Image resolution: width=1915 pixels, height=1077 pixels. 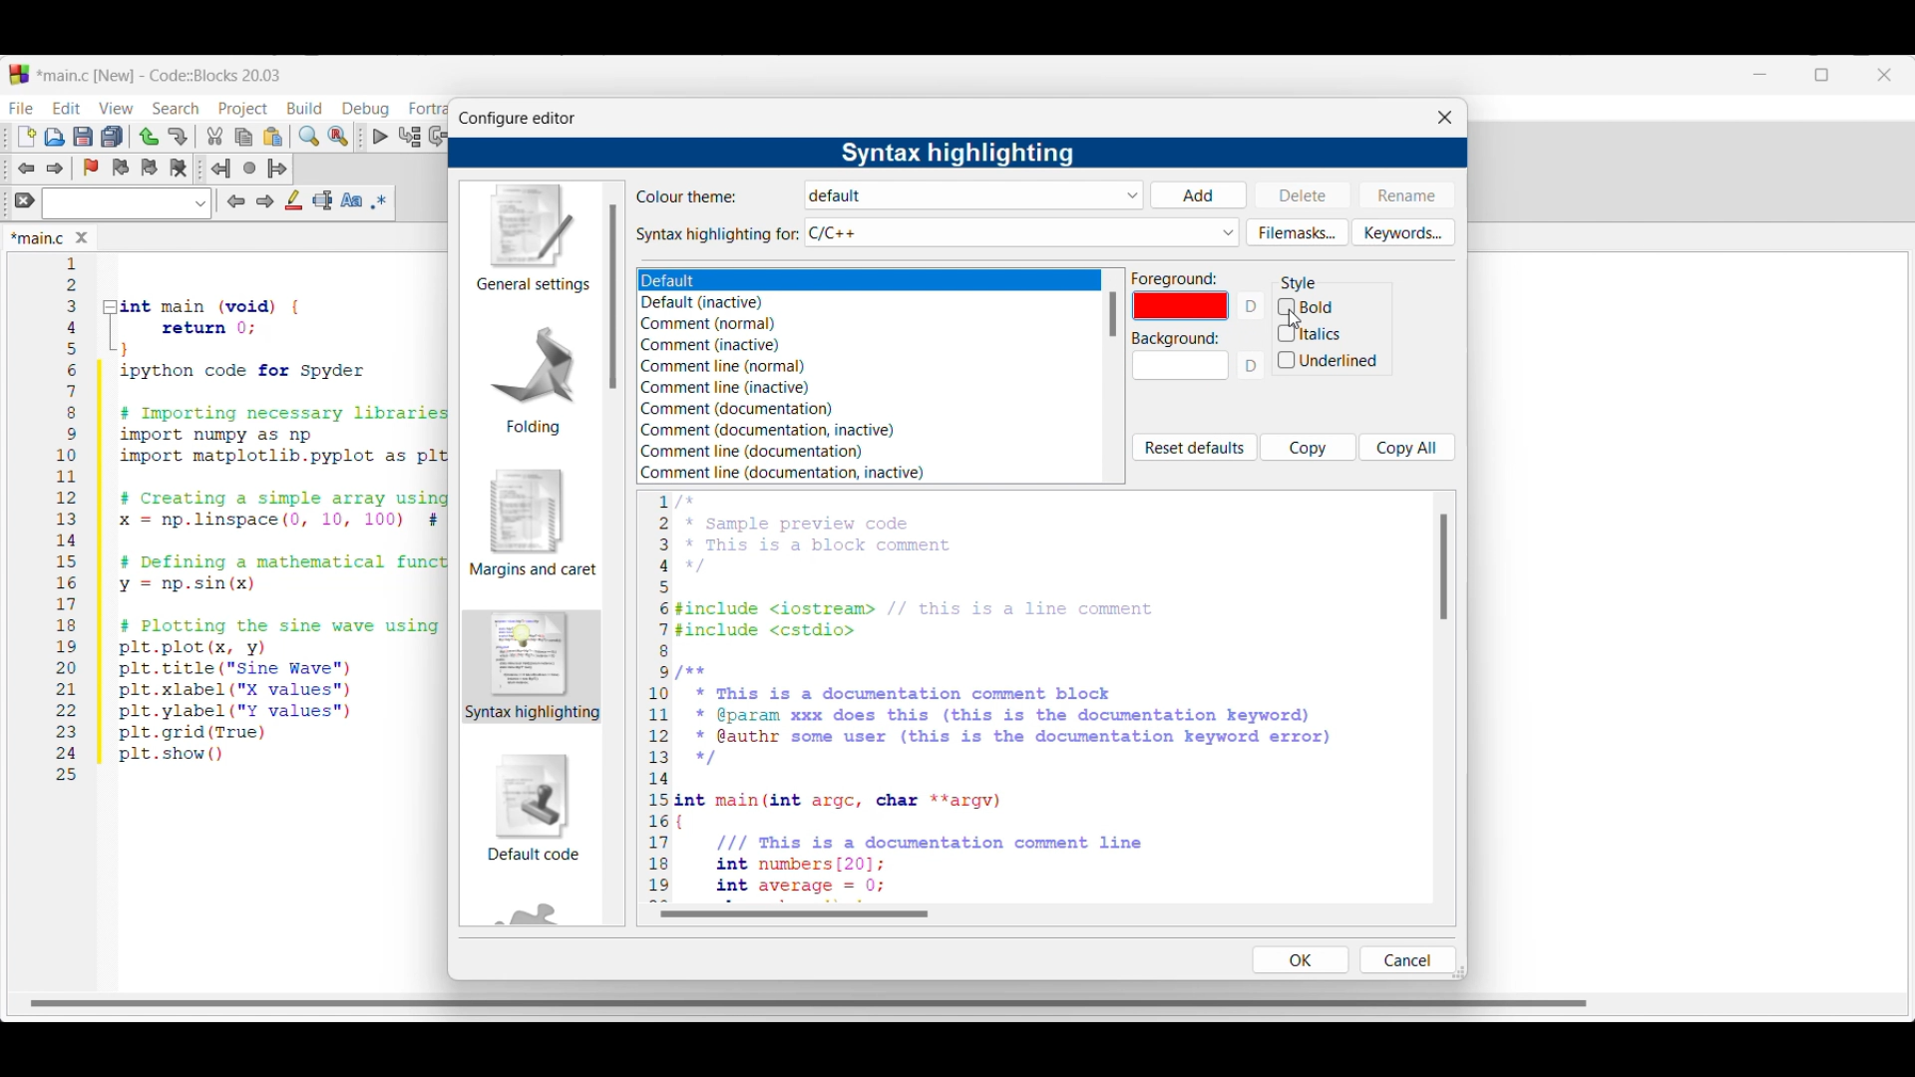 I want to click on Next line, so click(x=440, y=137).